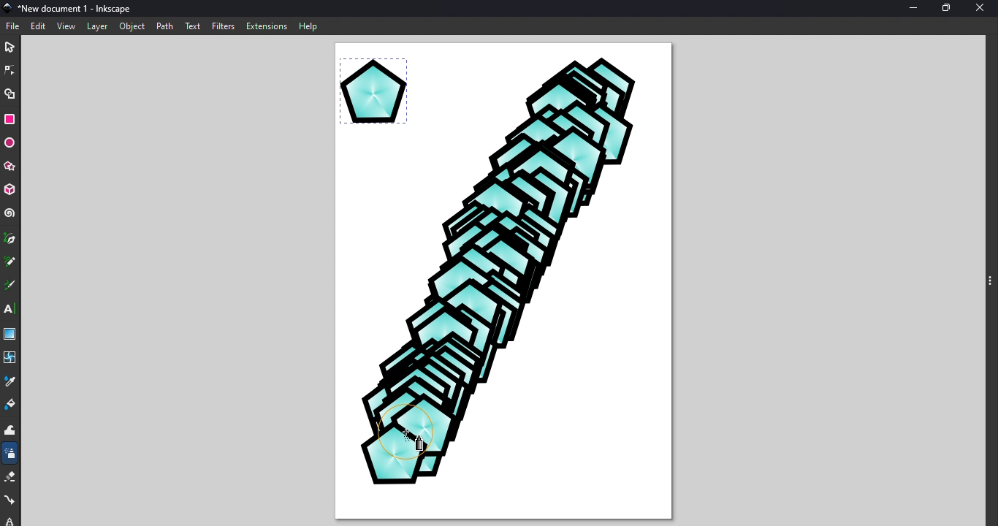  What do you see at coordinates (64, 26) in the screenshot?
I see `View` at bounding box center [64, 26].